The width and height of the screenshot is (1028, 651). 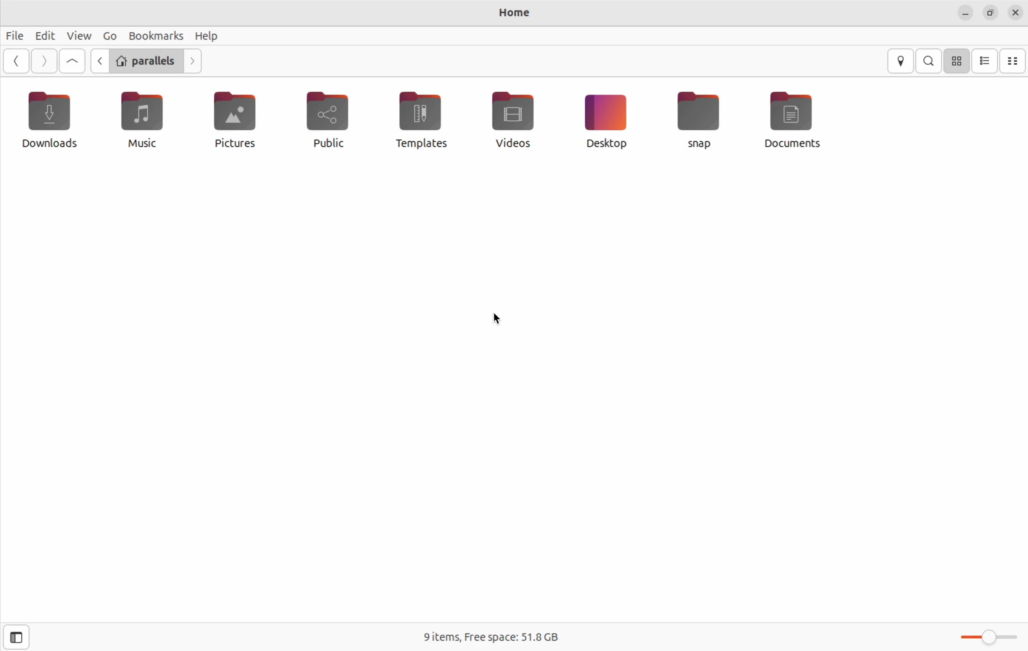 What do you see at coordinates (991, 13) in the screenshot?
I see `resize` at bounding box center [991, 13].